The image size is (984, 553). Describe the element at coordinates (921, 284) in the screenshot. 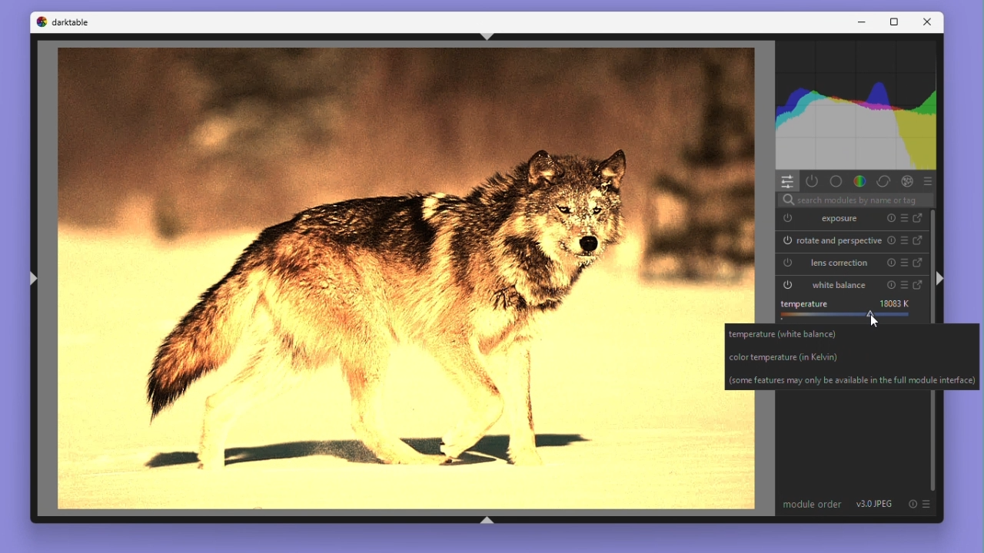

I see `Go to full version of white balance` at that location.